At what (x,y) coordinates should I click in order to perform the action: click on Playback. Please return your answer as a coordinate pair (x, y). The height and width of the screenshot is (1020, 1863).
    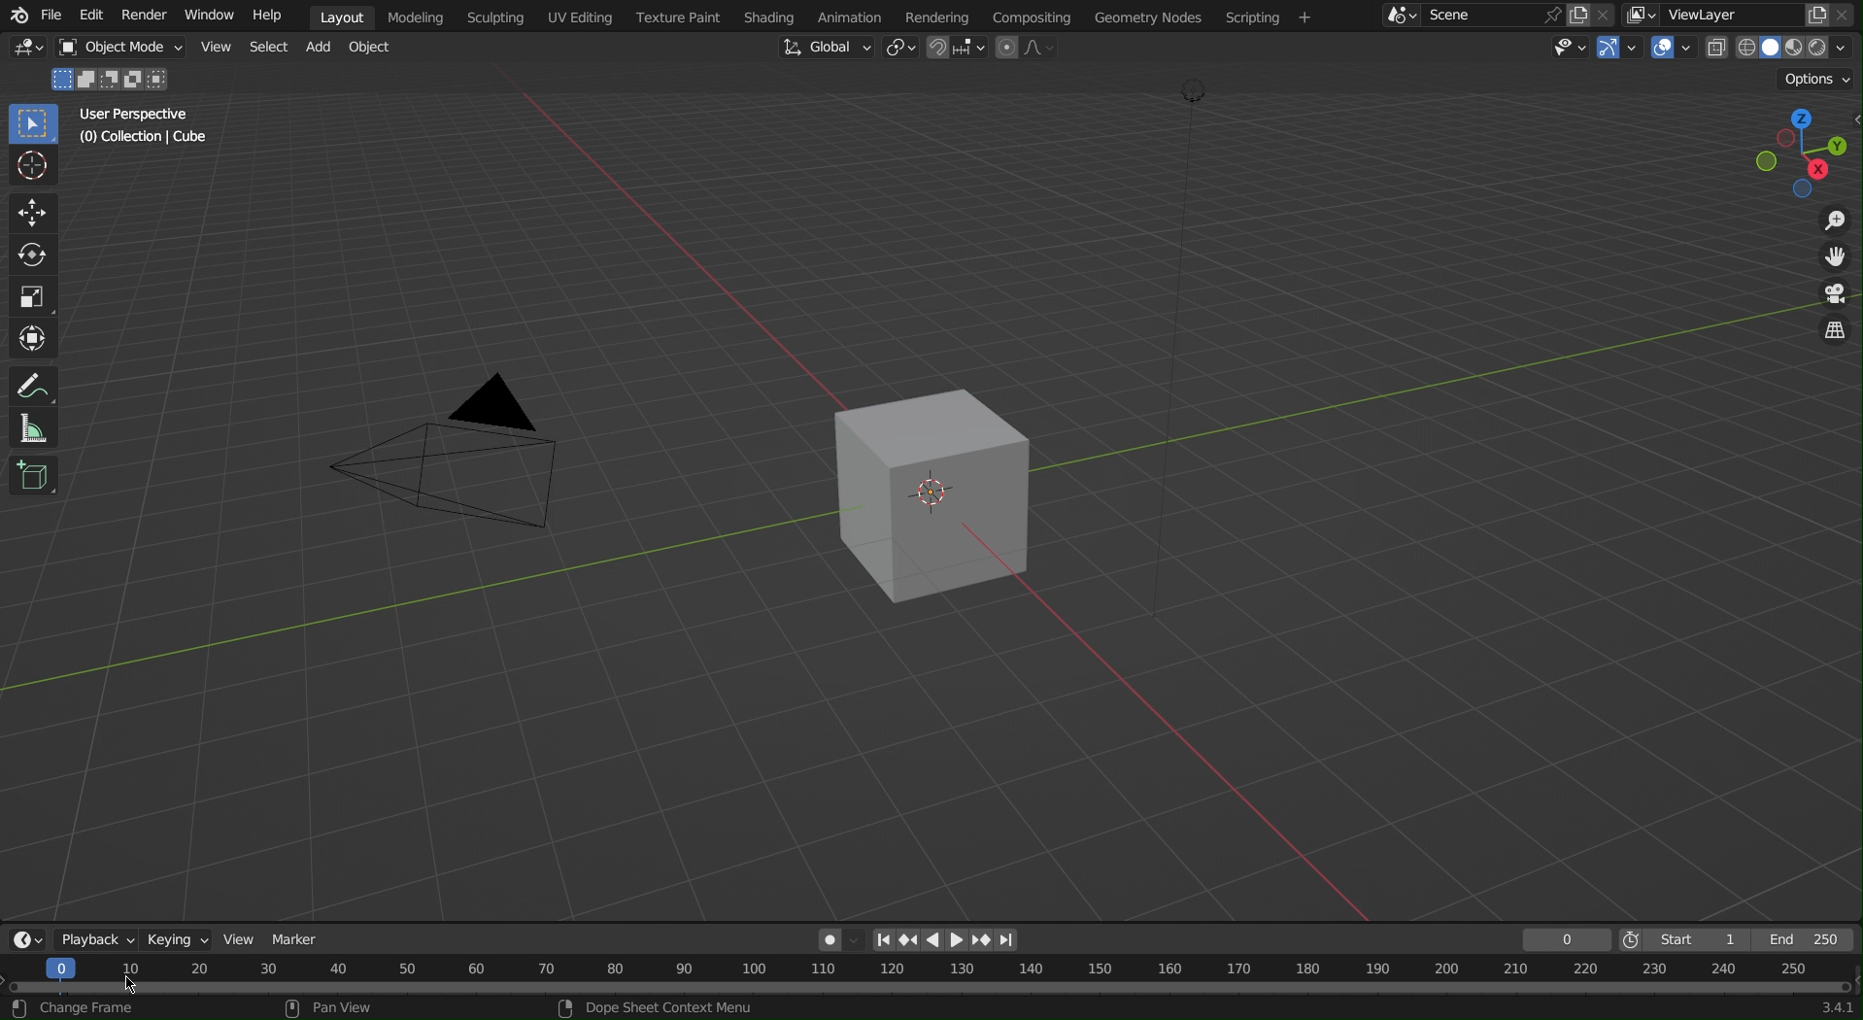
    Looking at the image, I should click on (93, 939).